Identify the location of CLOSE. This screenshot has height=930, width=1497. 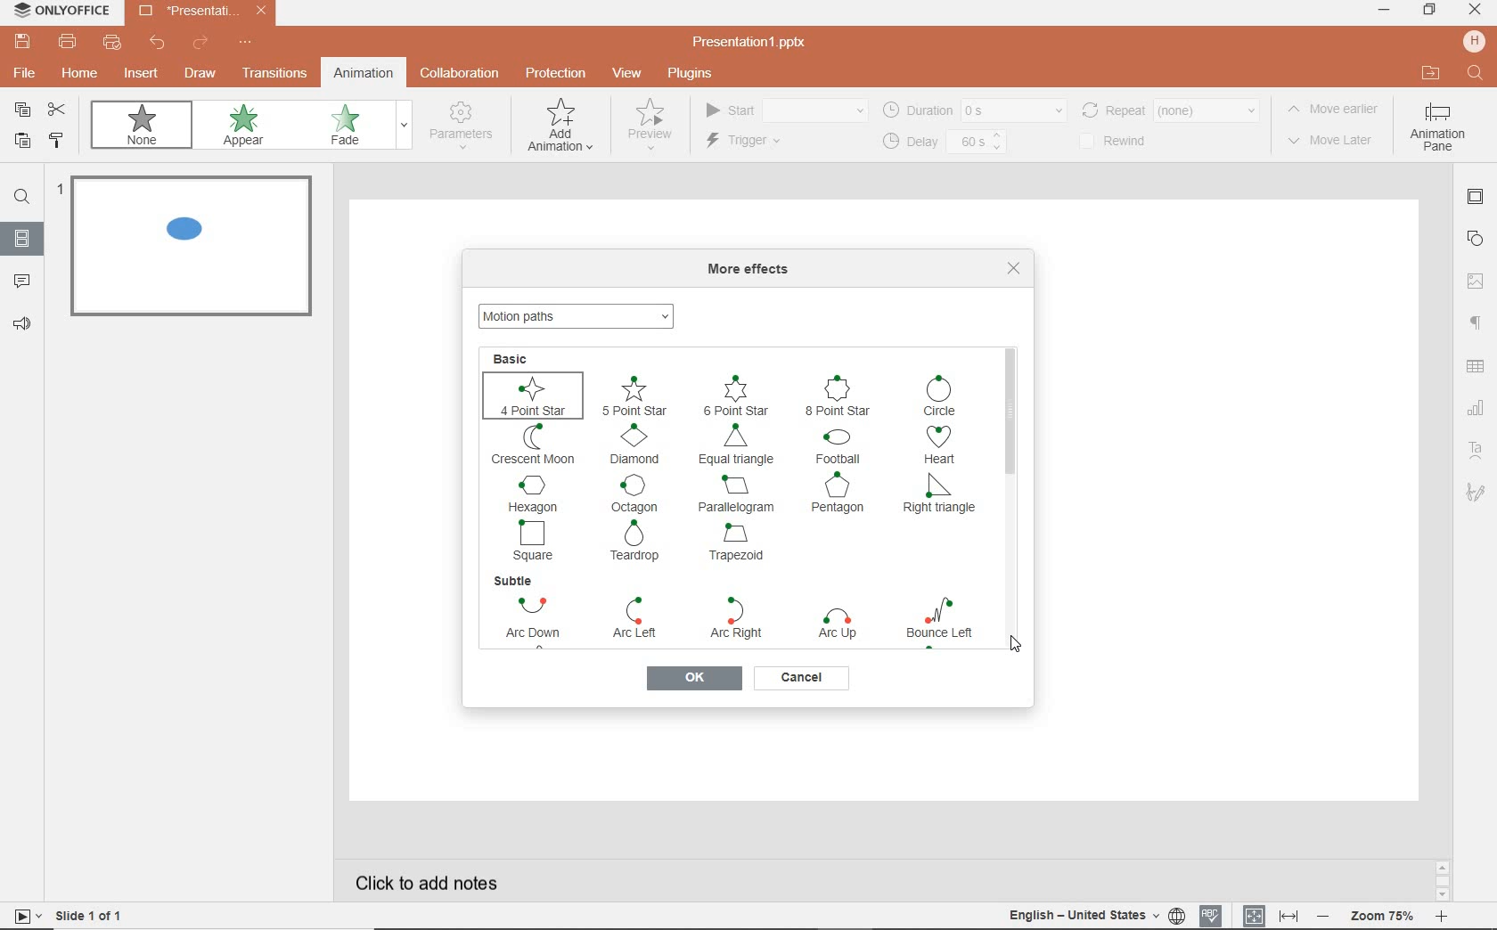
(1474, 10).